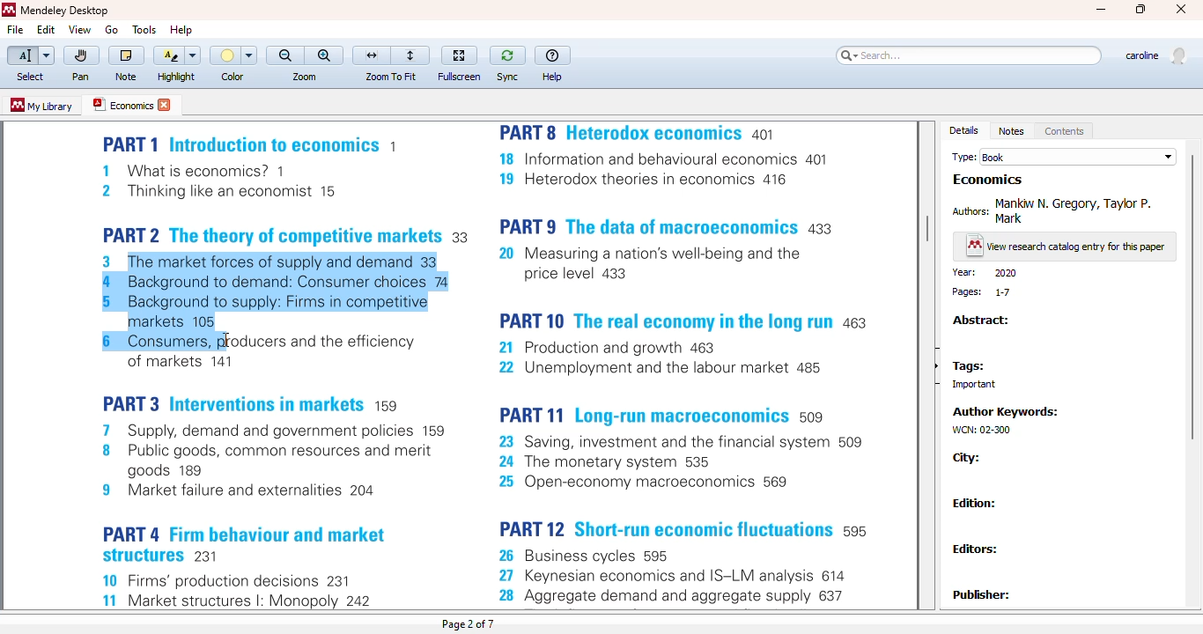 This screenshot has height=634, width=1203. What do you see at coordinates (285, 55) in the screenshot?
I see `zoom out` at bounding box center [285, 55].